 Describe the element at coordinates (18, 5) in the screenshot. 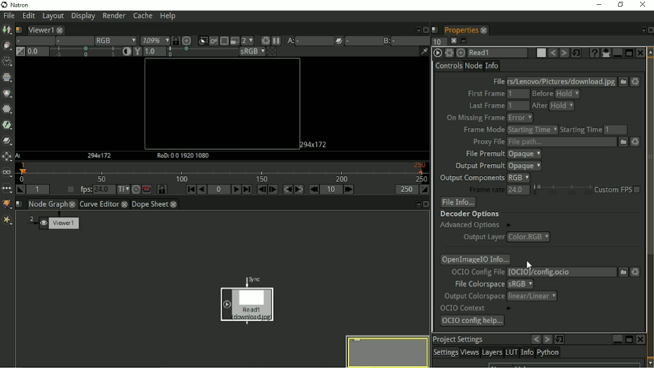

I see `Natron` at that location.